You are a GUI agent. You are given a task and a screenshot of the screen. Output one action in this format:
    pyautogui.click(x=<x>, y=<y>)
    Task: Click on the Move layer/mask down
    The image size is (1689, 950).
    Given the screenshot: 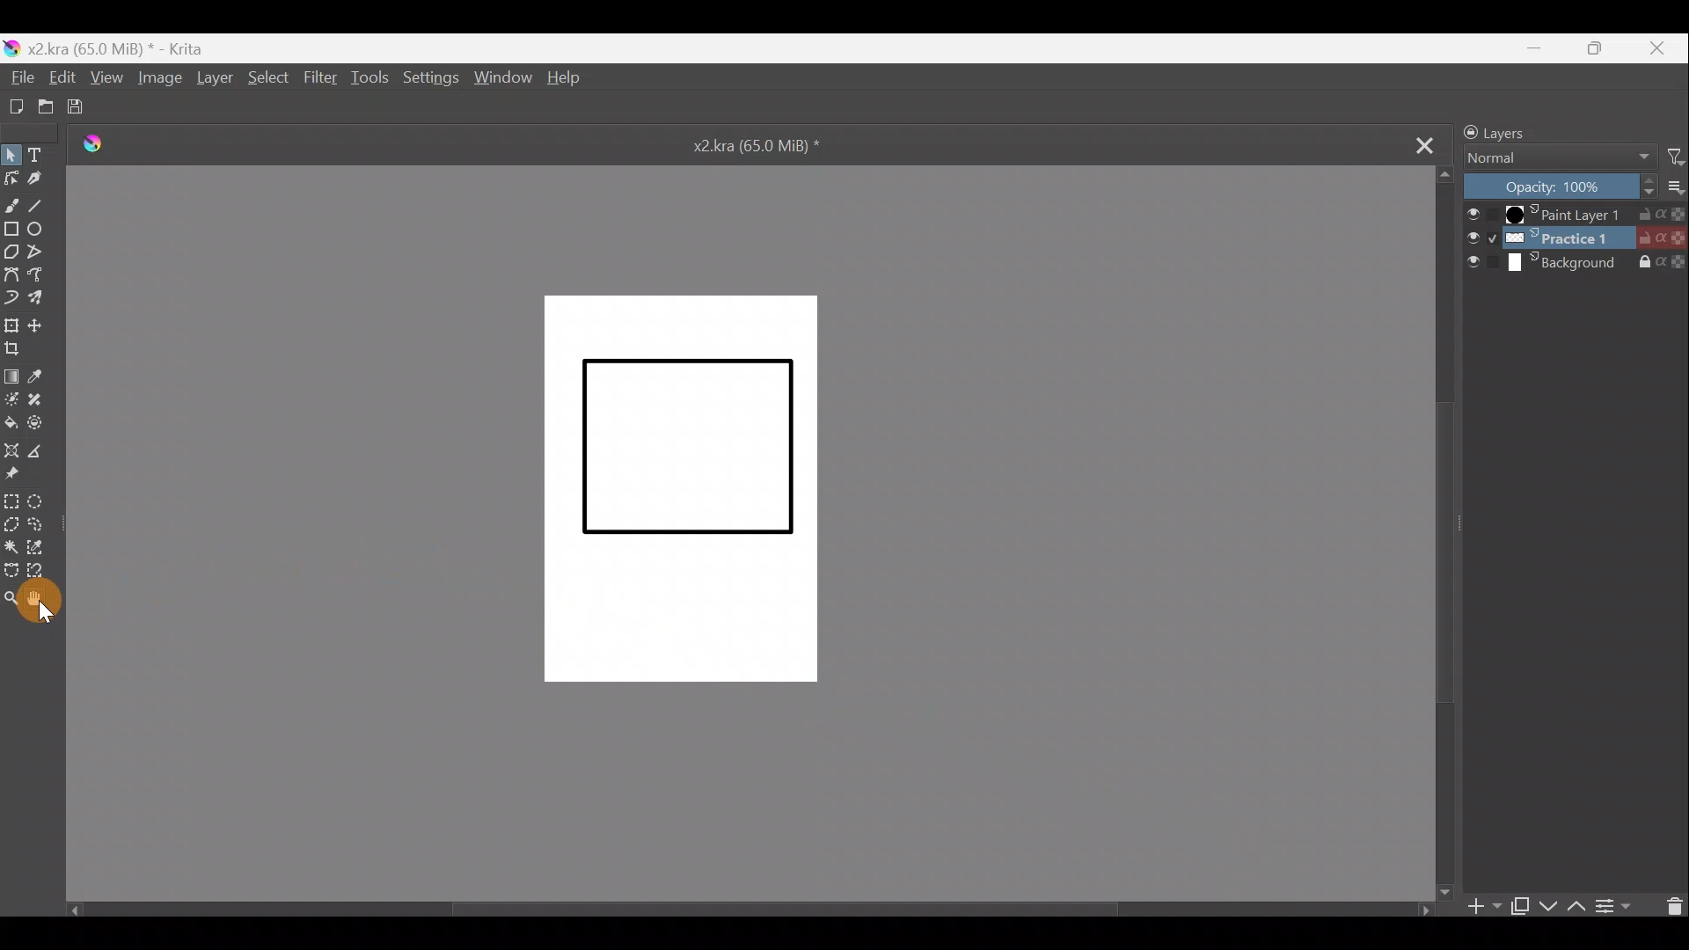 What is the action you would take?
    pyautogui.click(x=1546, y=906)
    